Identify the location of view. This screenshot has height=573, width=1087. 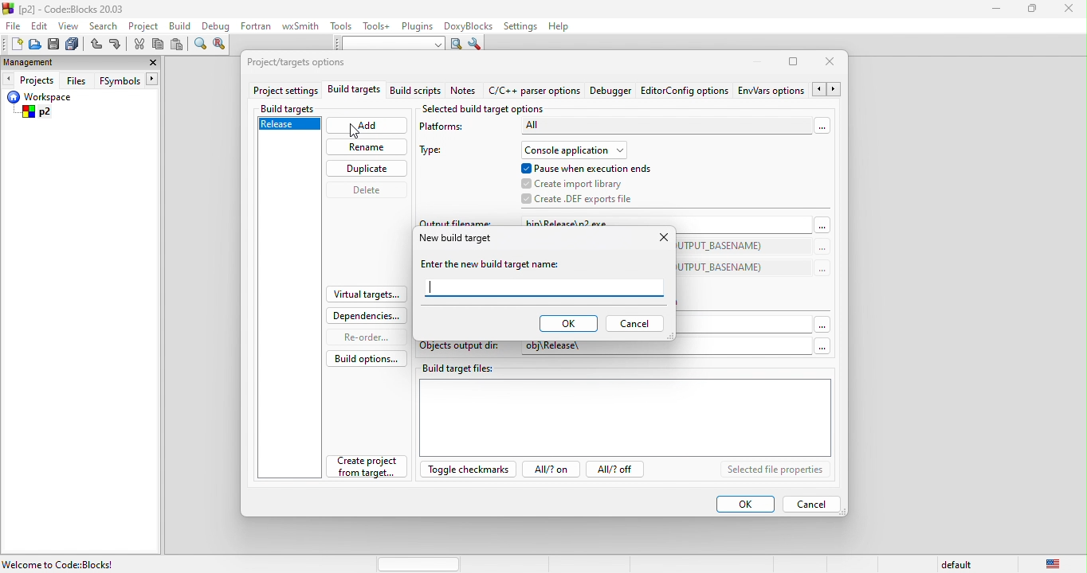
(69, 25).